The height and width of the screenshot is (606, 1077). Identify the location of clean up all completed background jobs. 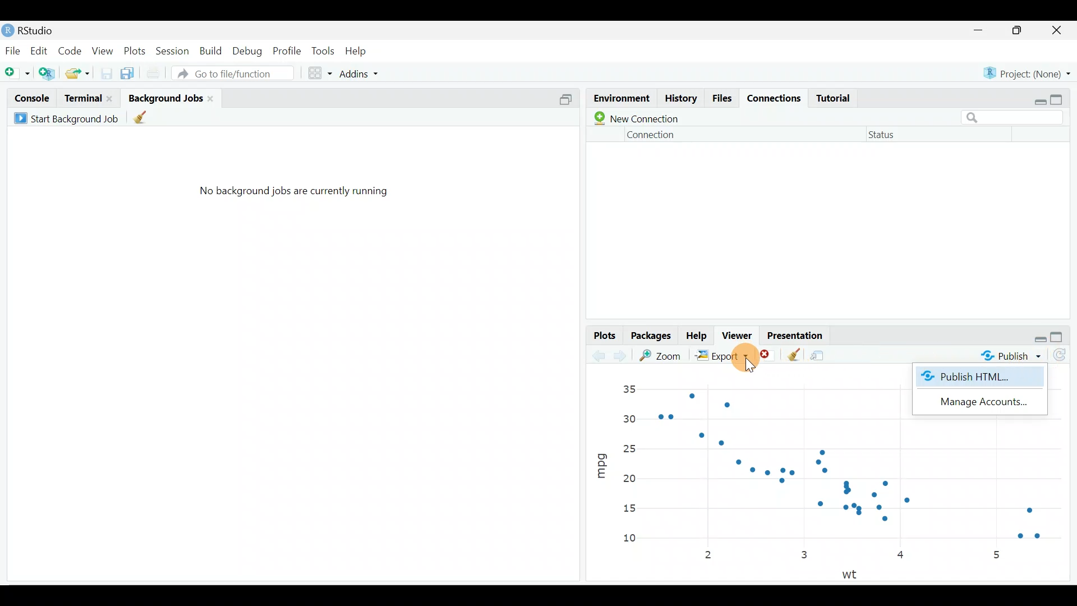
(149, 119).